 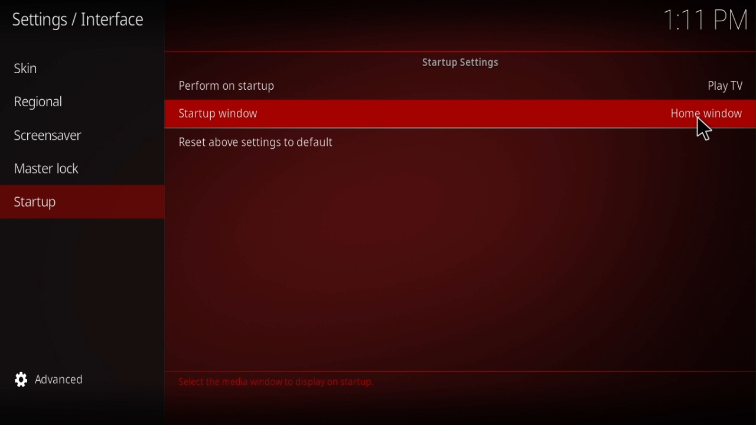 I want to click on master lock, so click(x=54, y=169).